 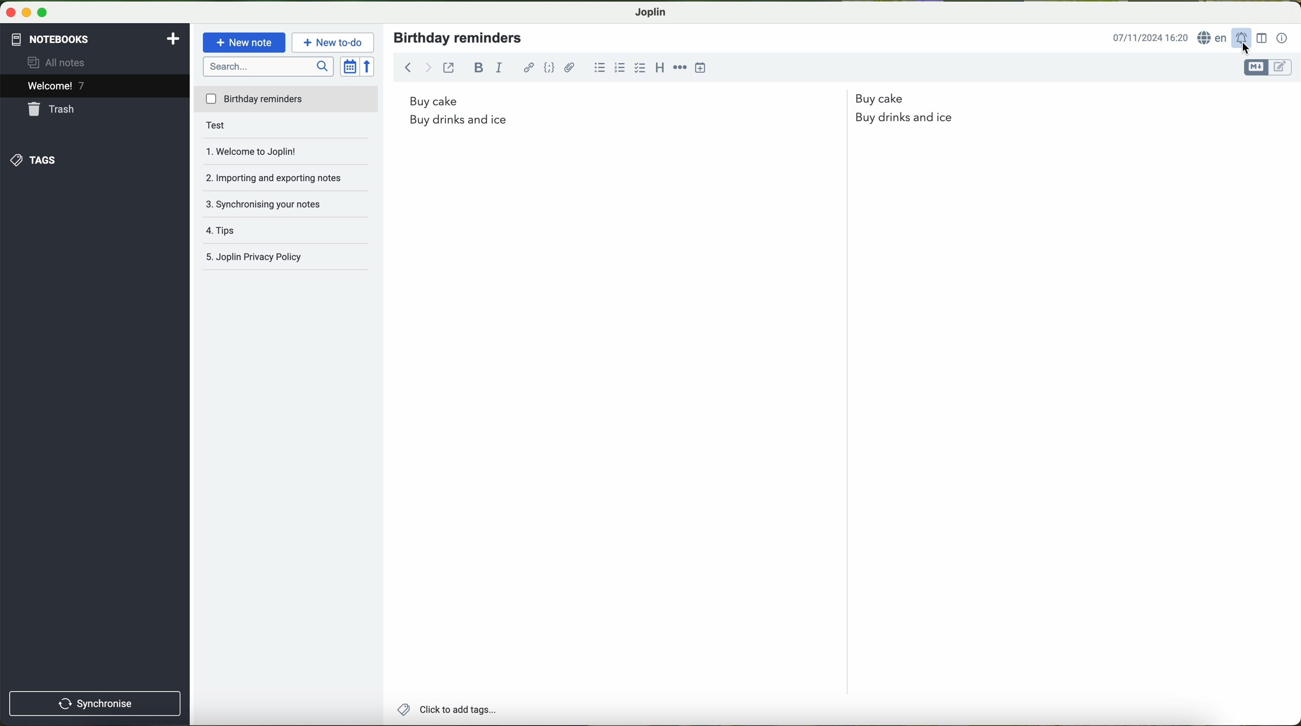 I want to click on italic, so click(x=501, y=68).